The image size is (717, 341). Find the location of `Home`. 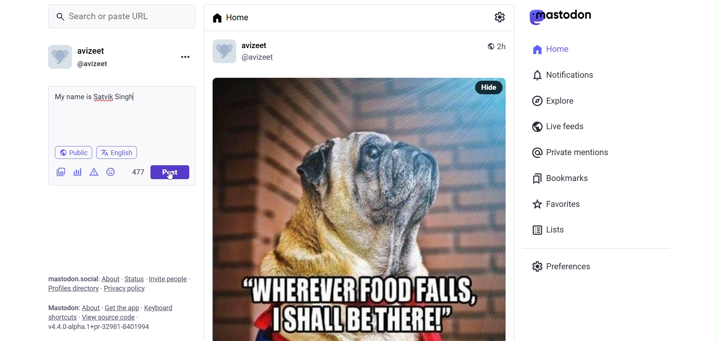

Home is located at coordinates (550, 48).